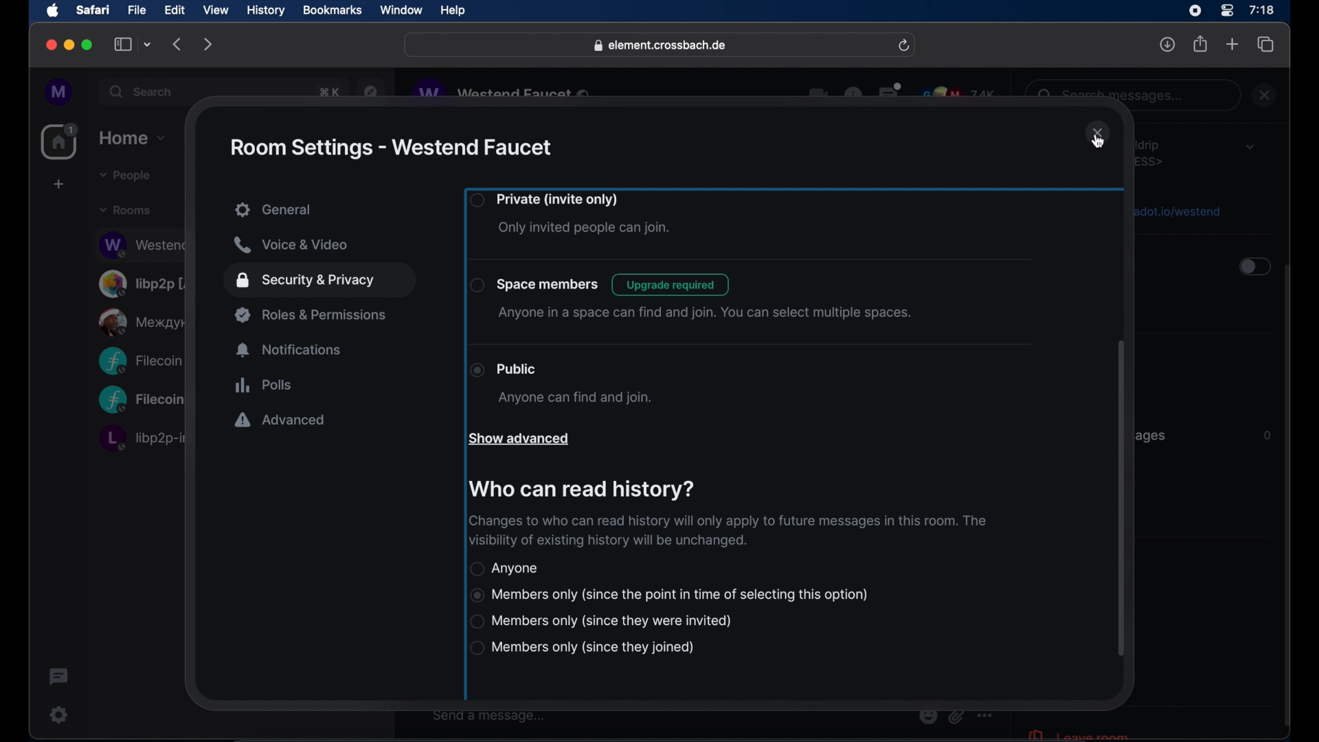  What do you see at coordinates (263, 385) in the screenshot?
I see `polls` at bounding box center [263, 385].